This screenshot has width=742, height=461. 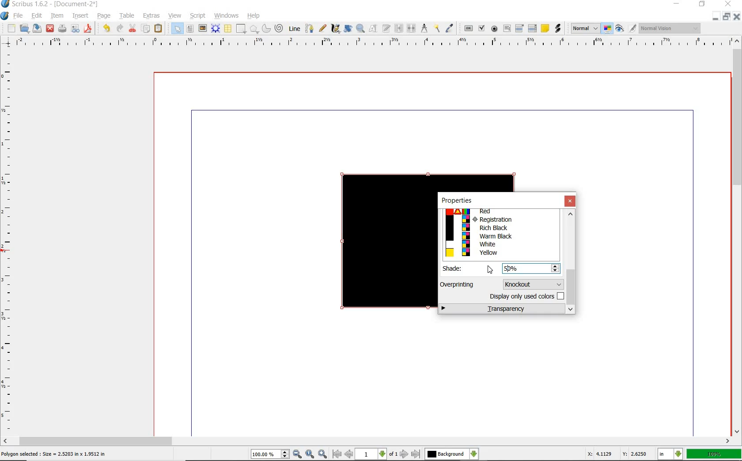 I want to click on measurement, so click(x=425, y=29).